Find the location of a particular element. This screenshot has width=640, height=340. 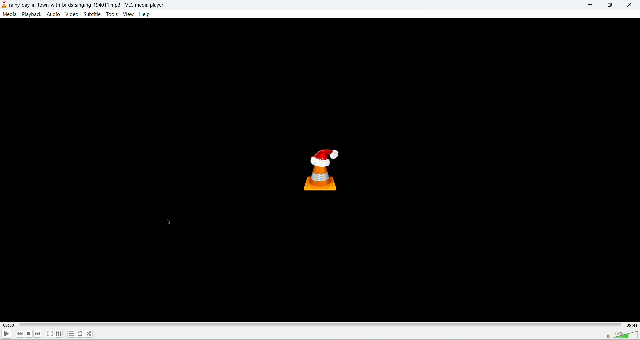

audio is located at coordinates (54, 14).